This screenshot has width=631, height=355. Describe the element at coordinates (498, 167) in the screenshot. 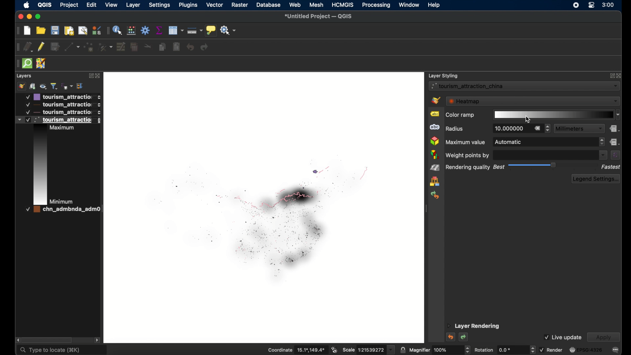

I see `best` at that location.